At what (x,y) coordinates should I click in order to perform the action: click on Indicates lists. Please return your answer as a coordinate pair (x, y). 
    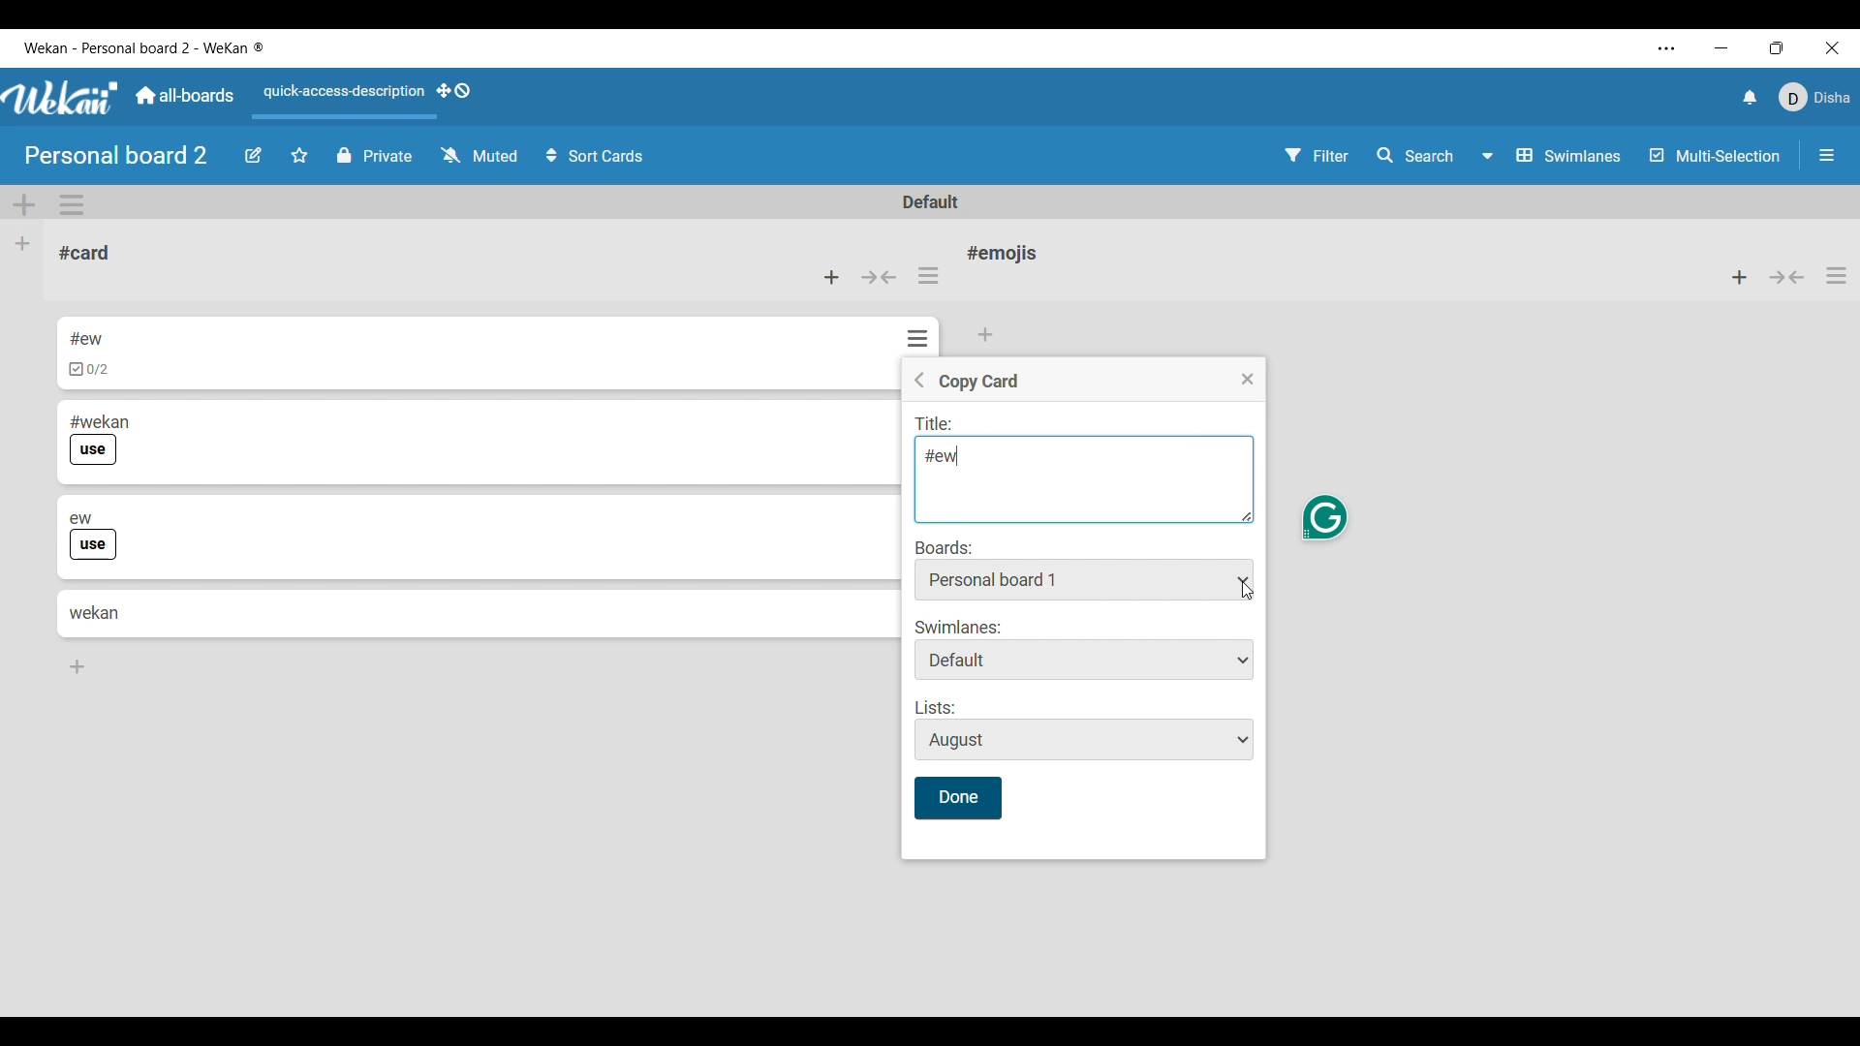
    Looking at the image, I should click on (938, 708).